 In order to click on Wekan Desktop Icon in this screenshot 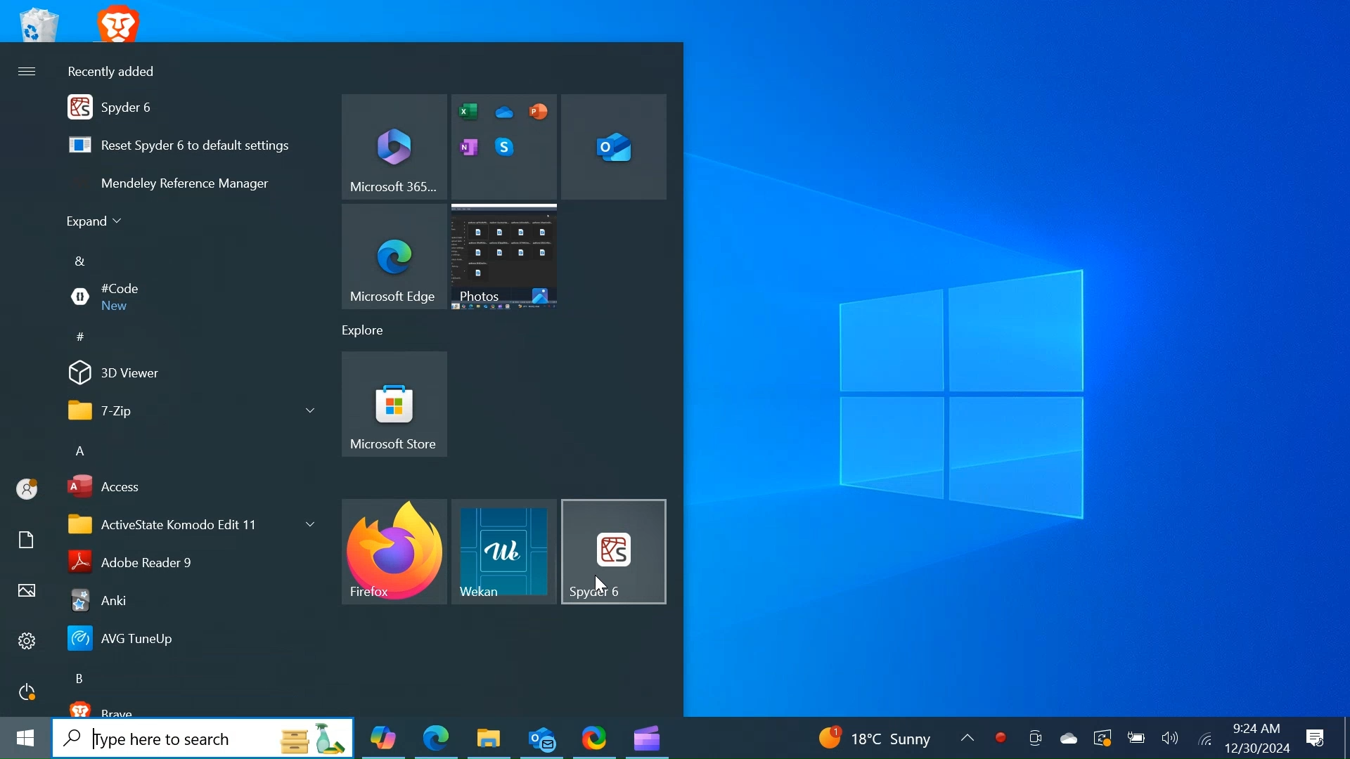, I will do `click(504, 551)`.